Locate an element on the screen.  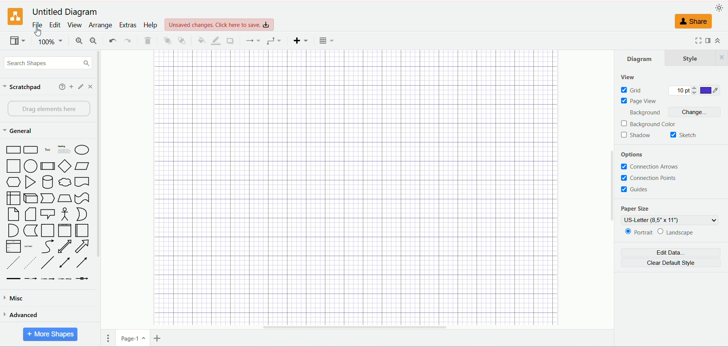
Vertical Container is located at coordinates (64, 231).